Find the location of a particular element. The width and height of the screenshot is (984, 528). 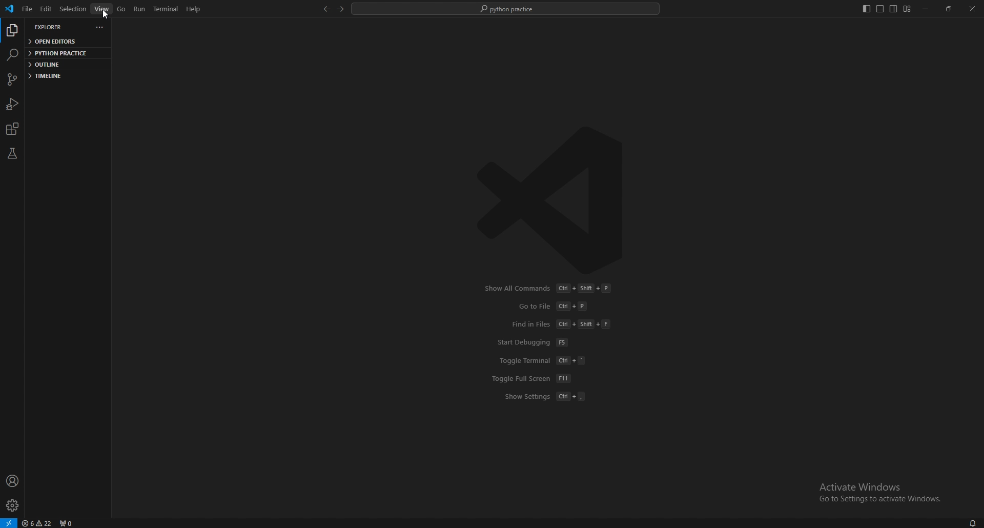

testing is located at coordinates (12, 154).